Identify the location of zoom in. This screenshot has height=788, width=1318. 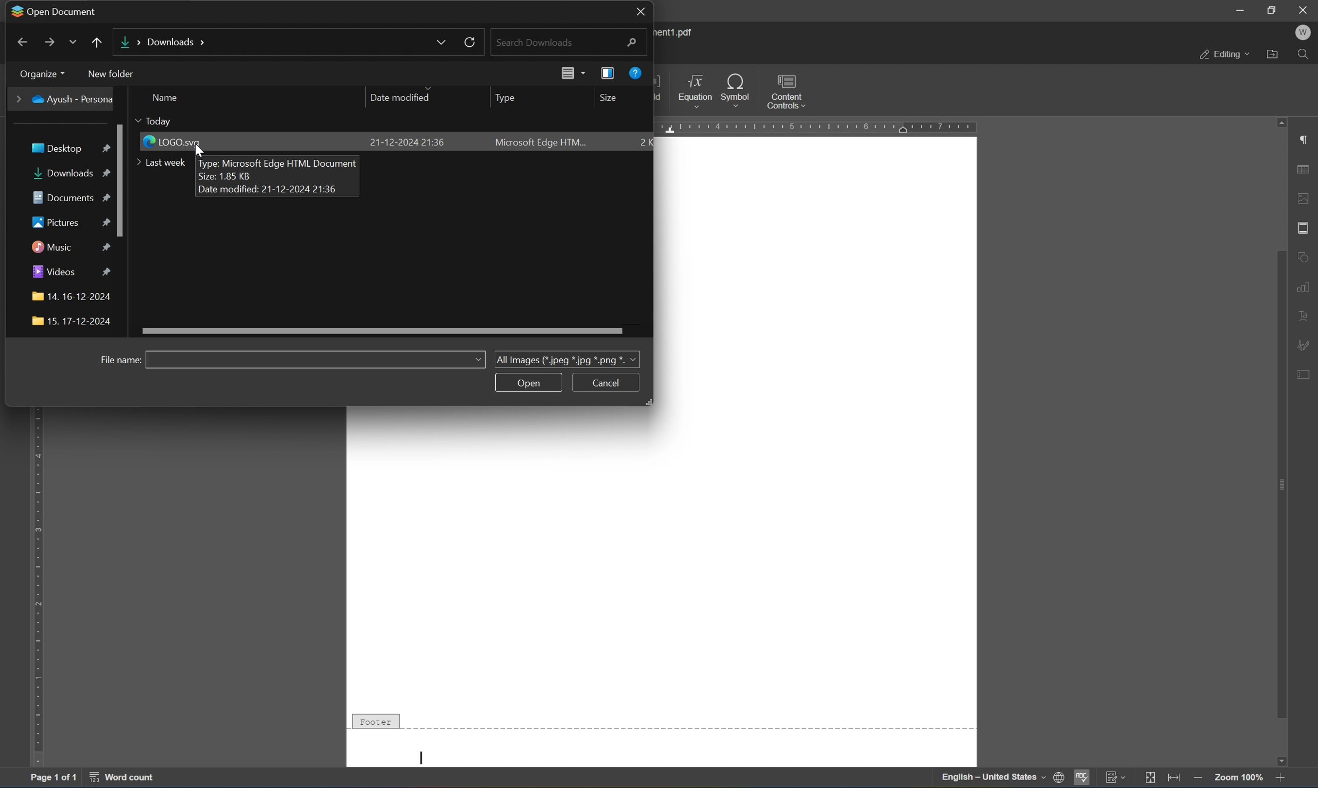
(1283, 778).